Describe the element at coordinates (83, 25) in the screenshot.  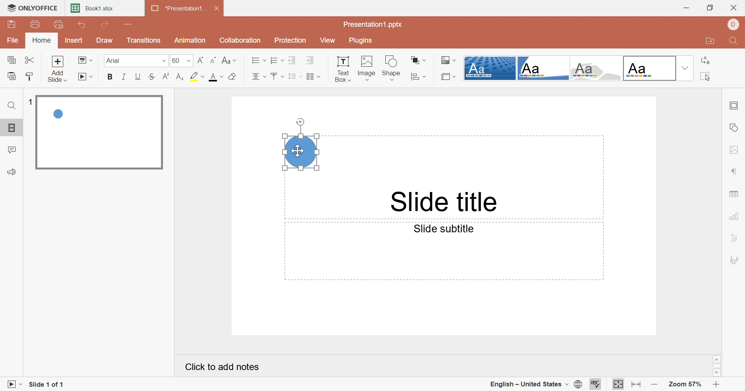
I see `Undo` at that location.